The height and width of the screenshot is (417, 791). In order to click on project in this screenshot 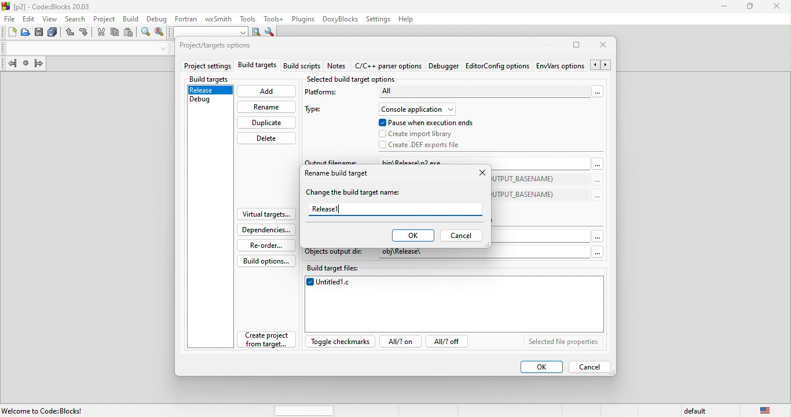, I will do `click(104, 18)`.